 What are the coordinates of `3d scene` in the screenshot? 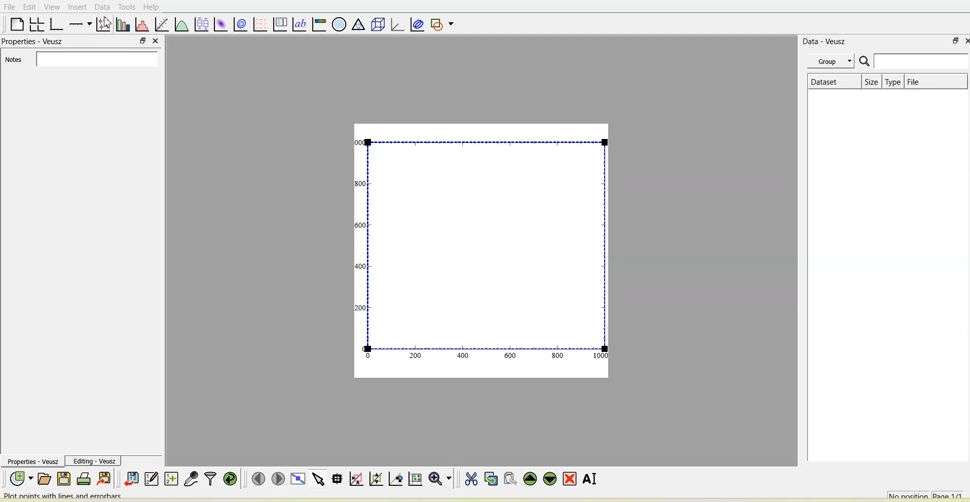 It's located at (376, 24).